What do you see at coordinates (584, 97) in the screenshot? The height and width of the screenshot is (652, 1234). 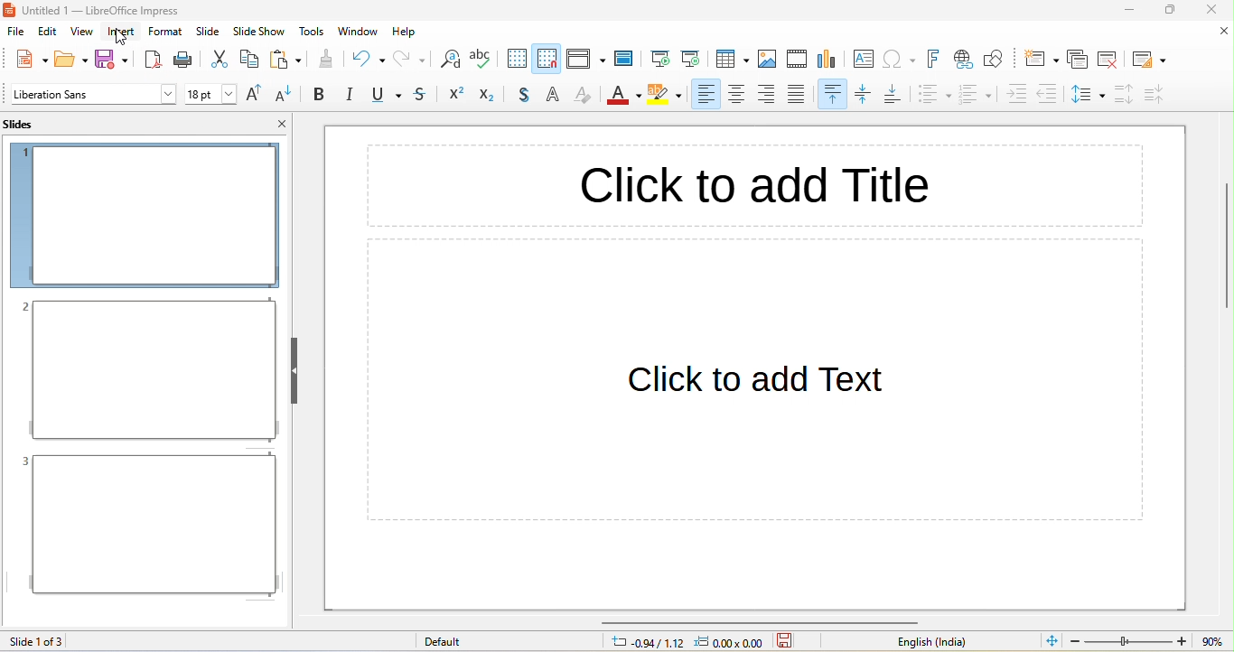 I see `clear direct formatting` at bounding box center [584, 97].